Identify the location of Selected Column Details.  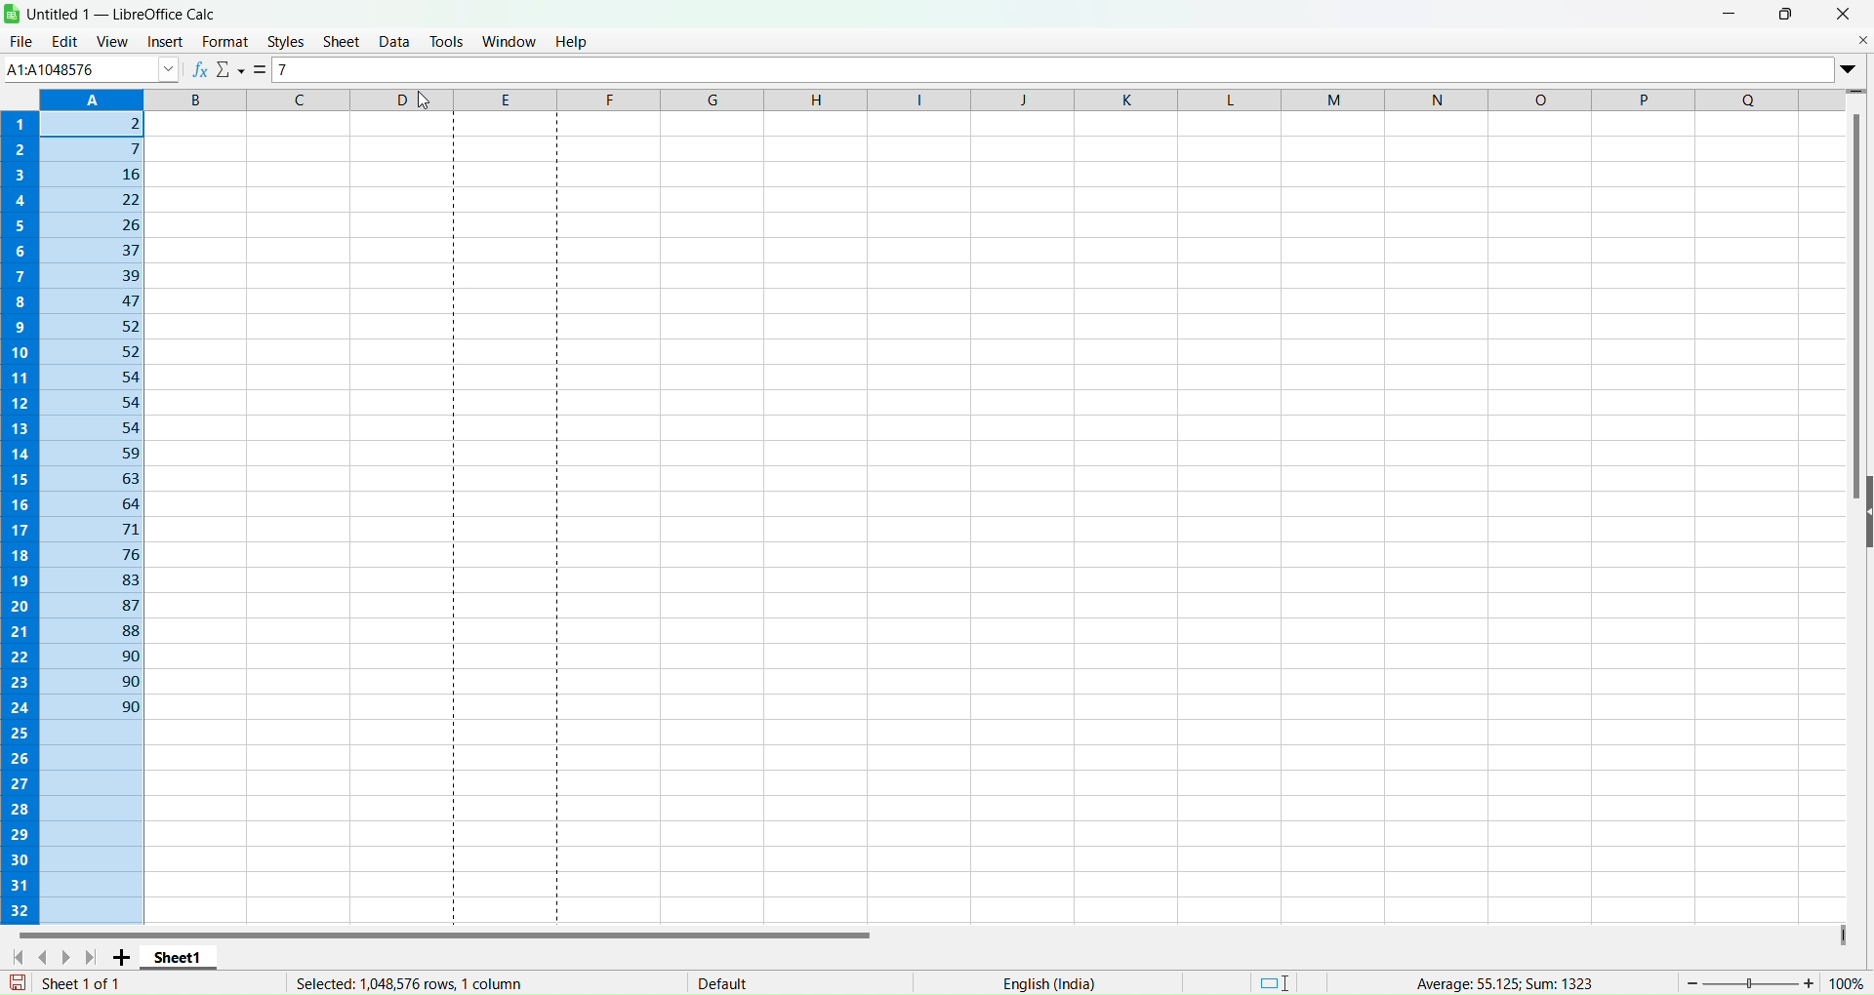
(399, 983).